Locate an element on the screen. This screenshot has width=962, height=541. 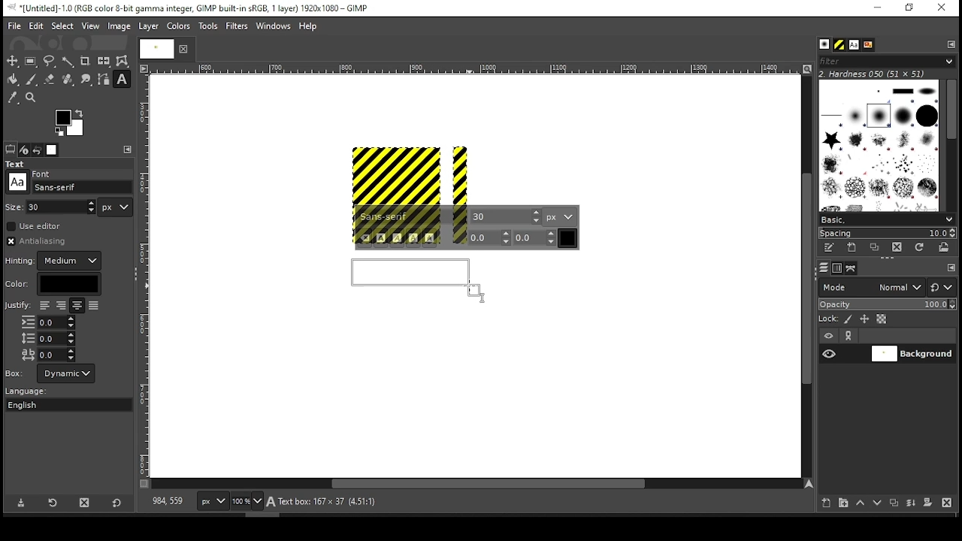
hinting is located at coordinates (55, 261).